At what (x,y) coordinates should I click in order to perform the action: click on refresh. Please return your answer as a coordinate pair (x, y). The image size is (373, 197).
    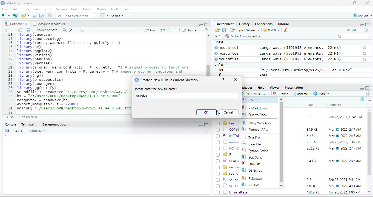
    Looking at the image, I should click on (368, 94).